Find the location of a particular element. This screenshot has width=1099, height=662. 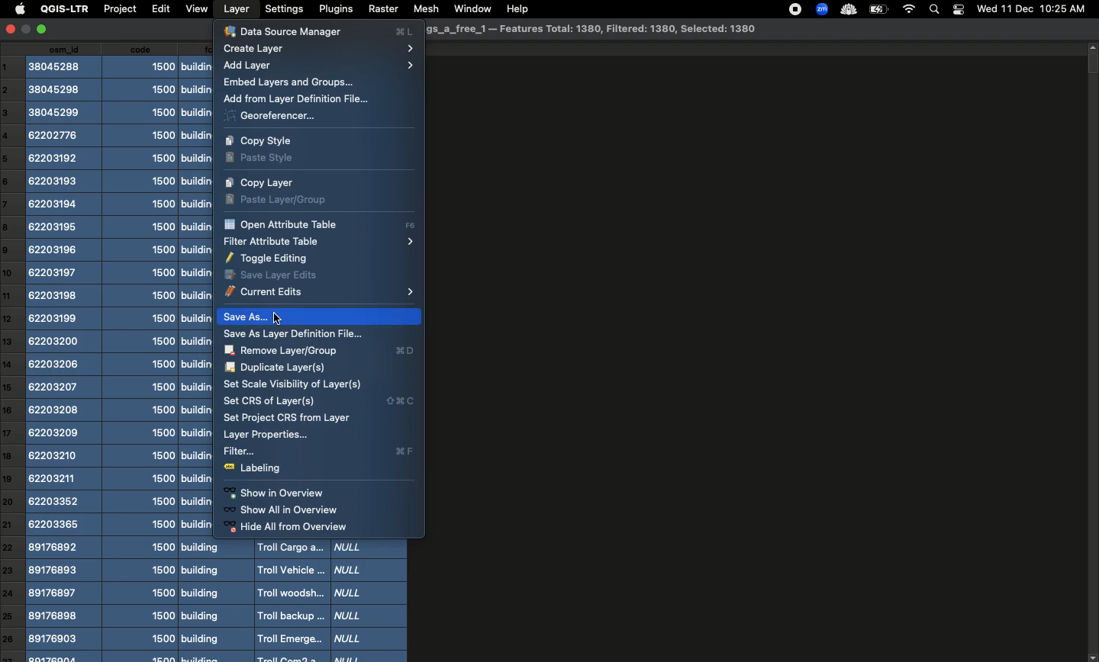

Window is located at coordinates (470, 8).